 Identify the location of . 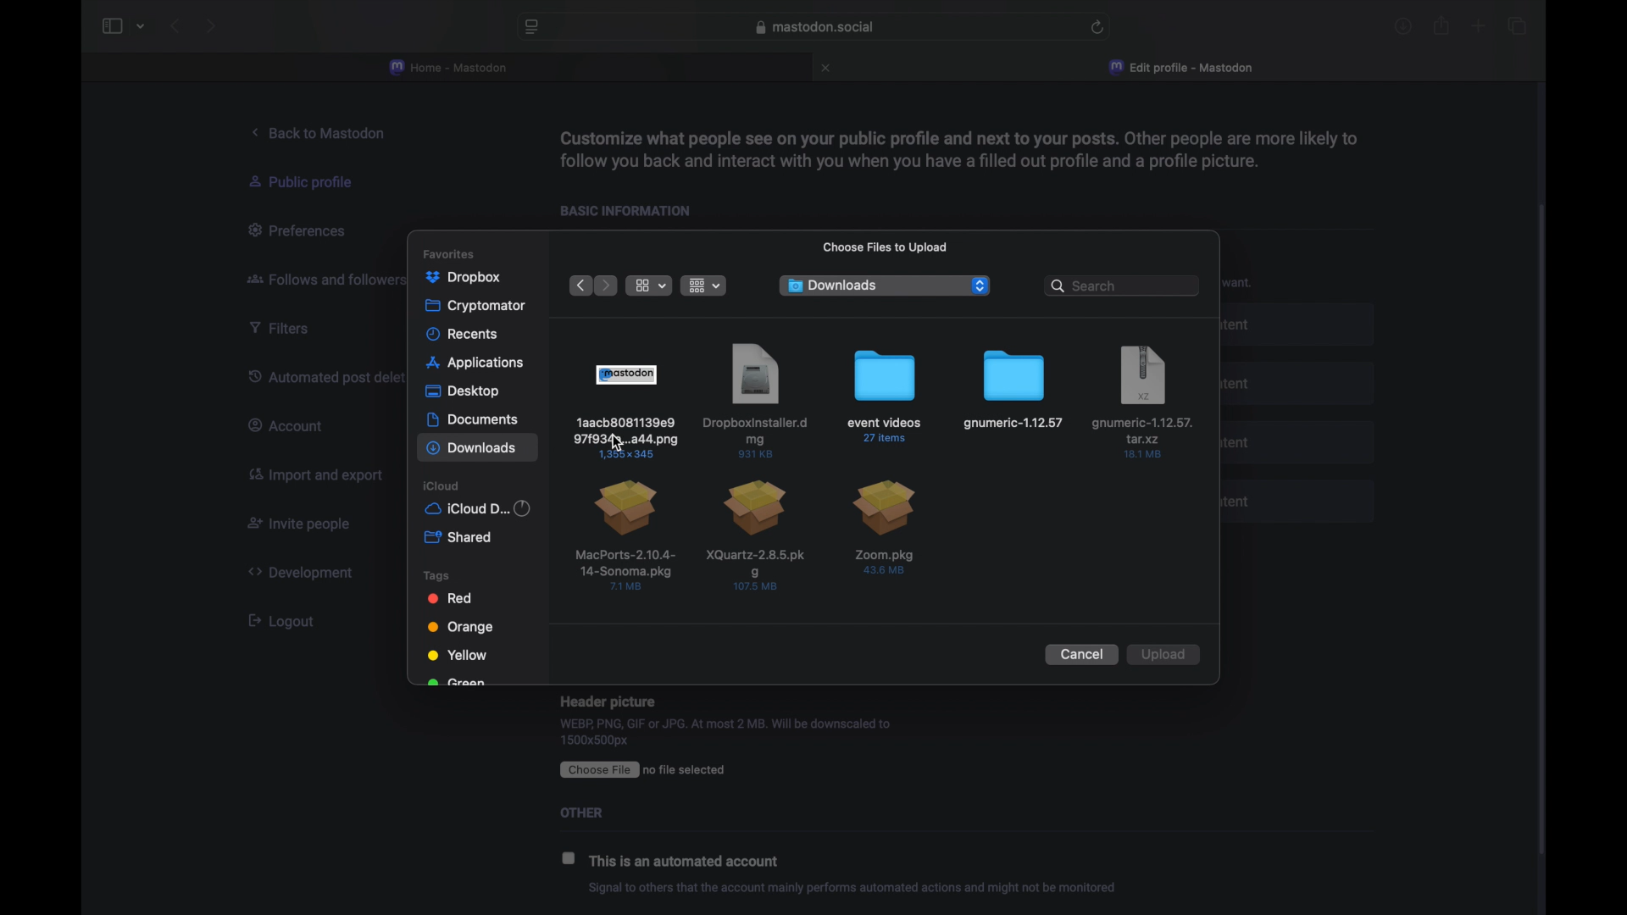
(594, 812).